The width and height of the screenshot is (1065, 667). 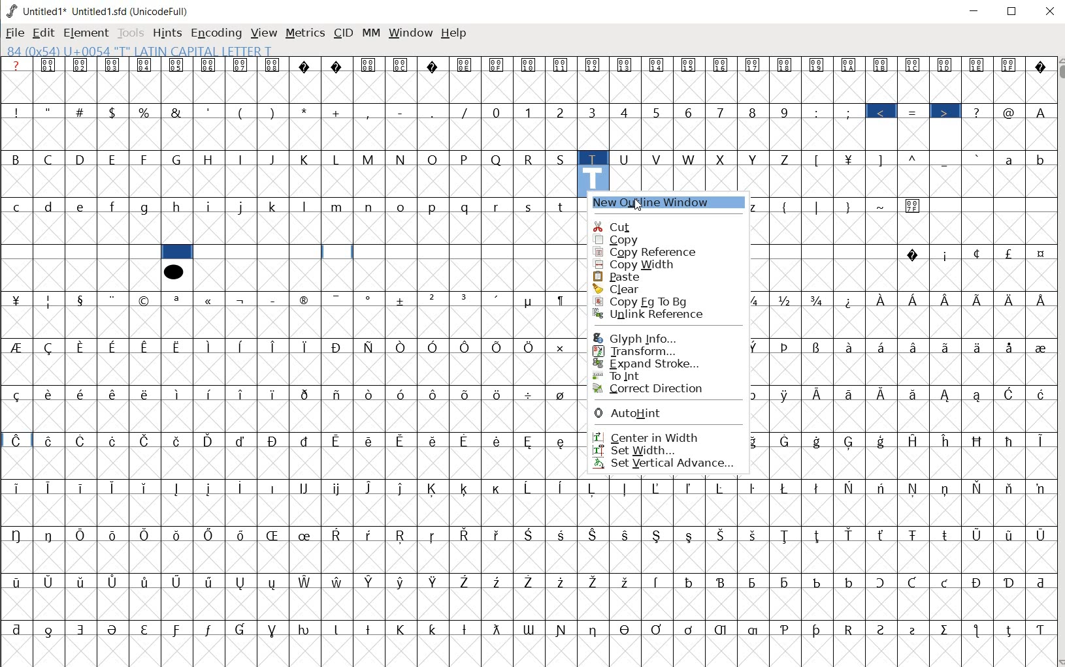 What do you see at coordinates (719, 112) in the screenshot?
I see `7` at bounding box center [719, 112].